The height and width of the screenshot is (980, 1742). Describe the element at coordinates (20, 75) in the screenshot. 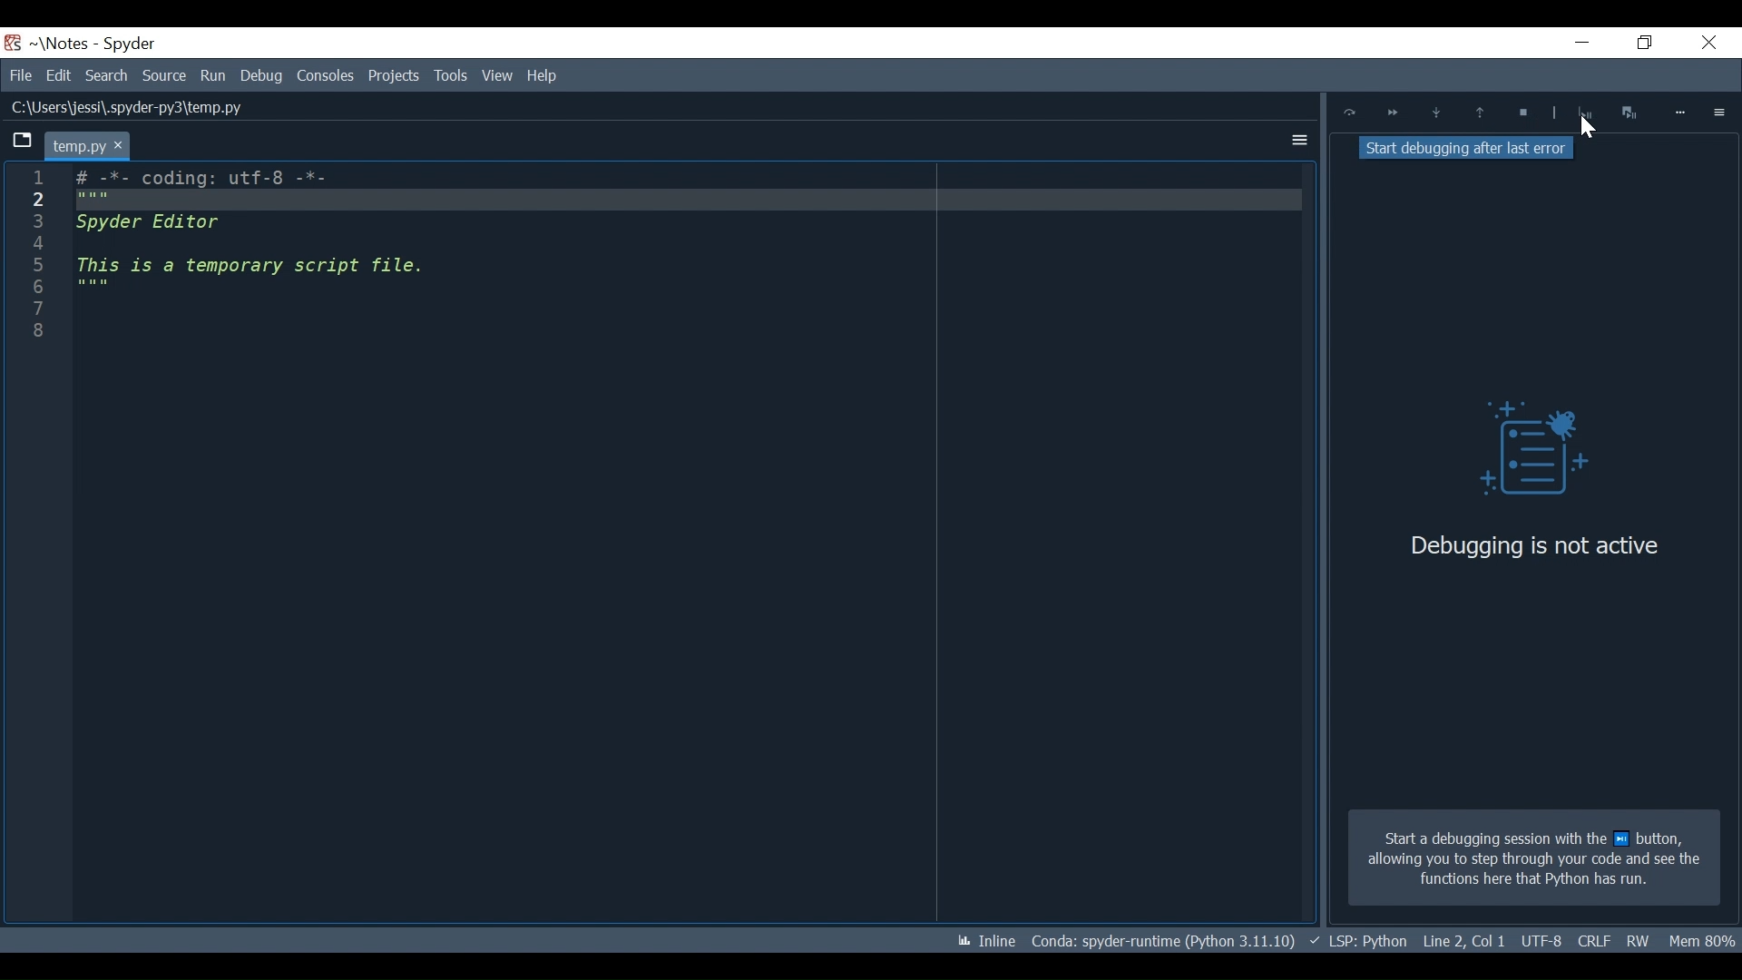

I see `File` at that location.